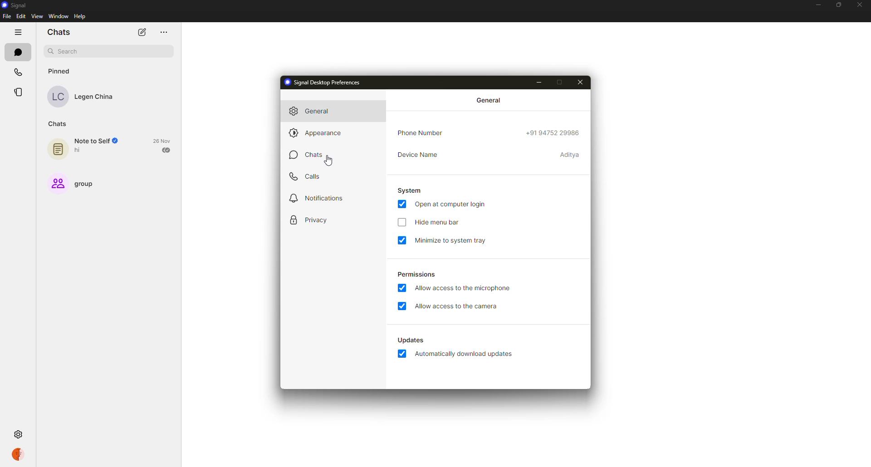 This screenshot has height=467, width=871. Describe the element at coordinates (142, 33) in the screenshot. I see `new chat` at that location.